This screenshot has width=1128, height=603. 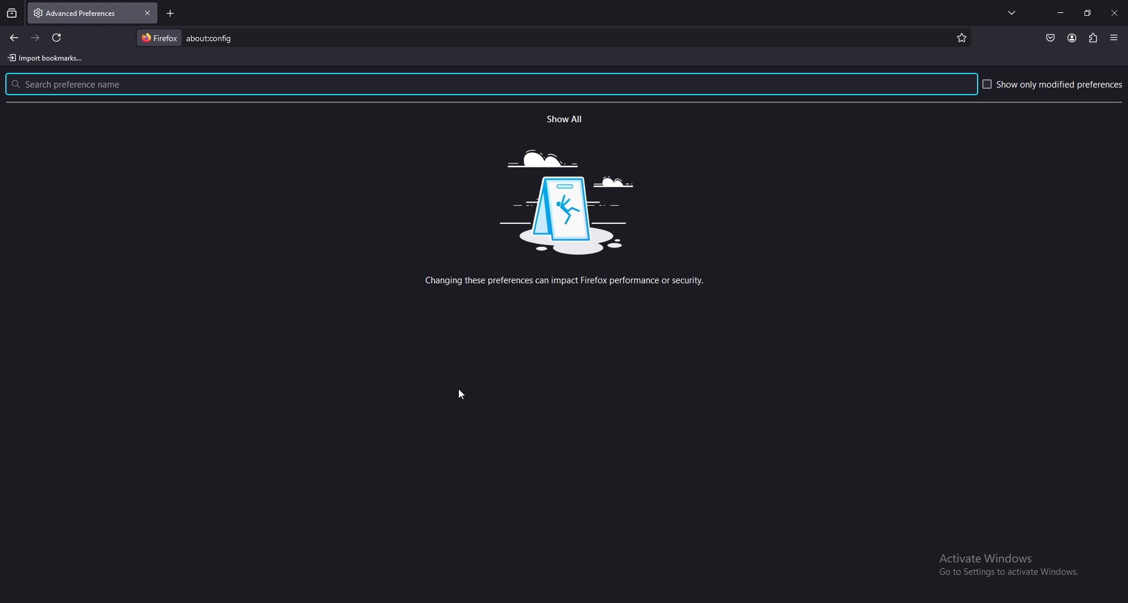 What do you see at coordinates (14, 38) in the screenshot?
I see `back` at bounding box center [14, 38].